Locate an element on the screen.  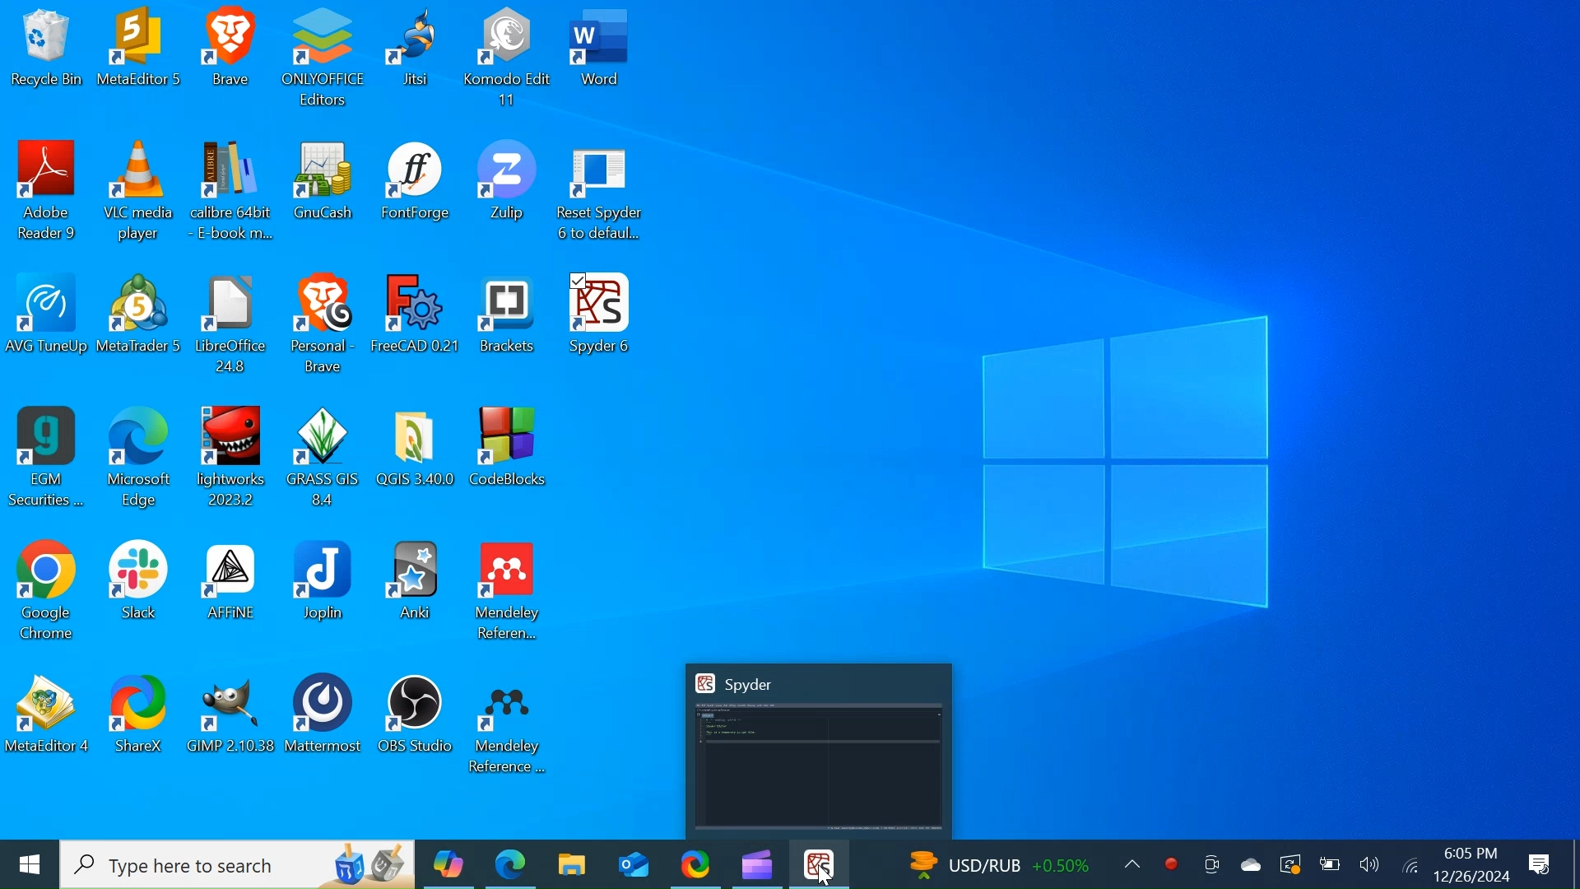
Spyder Preview Window is located at coordinates (818, 750).